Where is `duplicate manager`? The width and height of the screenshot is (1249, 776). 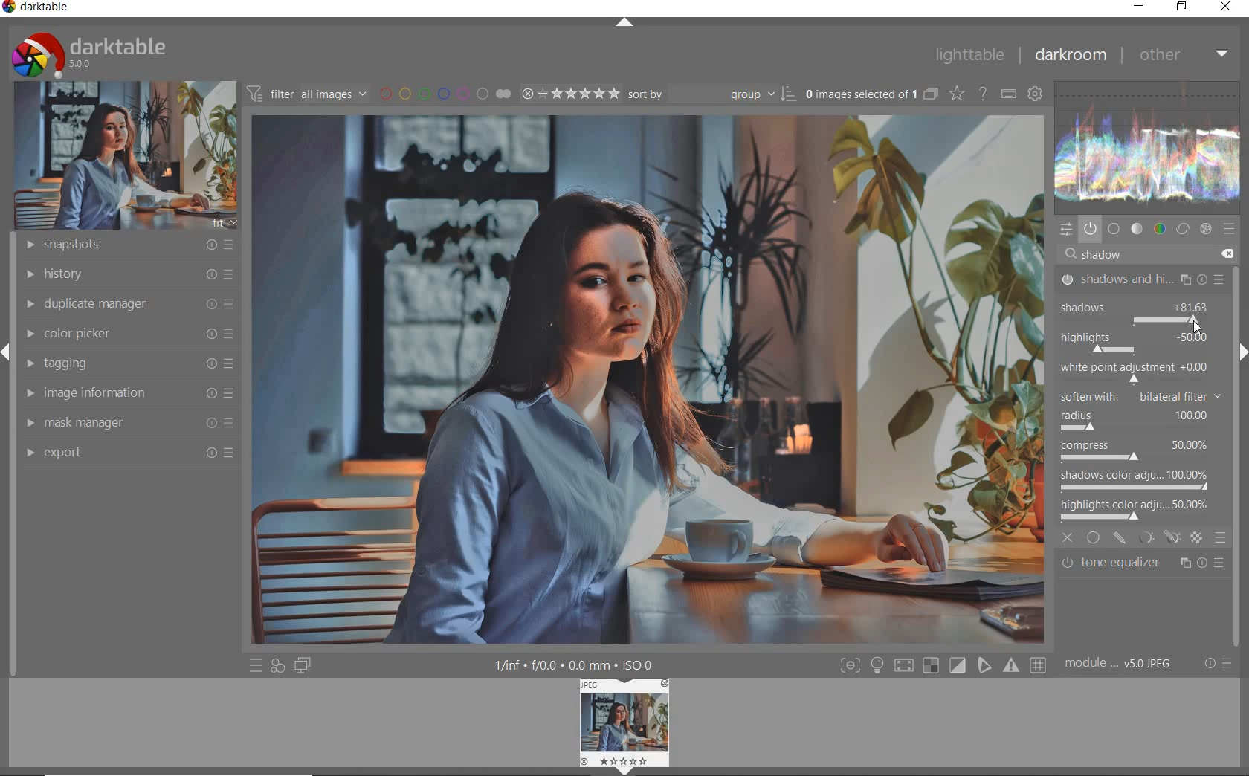
duplicate manager is located at coordinates (126, 304).